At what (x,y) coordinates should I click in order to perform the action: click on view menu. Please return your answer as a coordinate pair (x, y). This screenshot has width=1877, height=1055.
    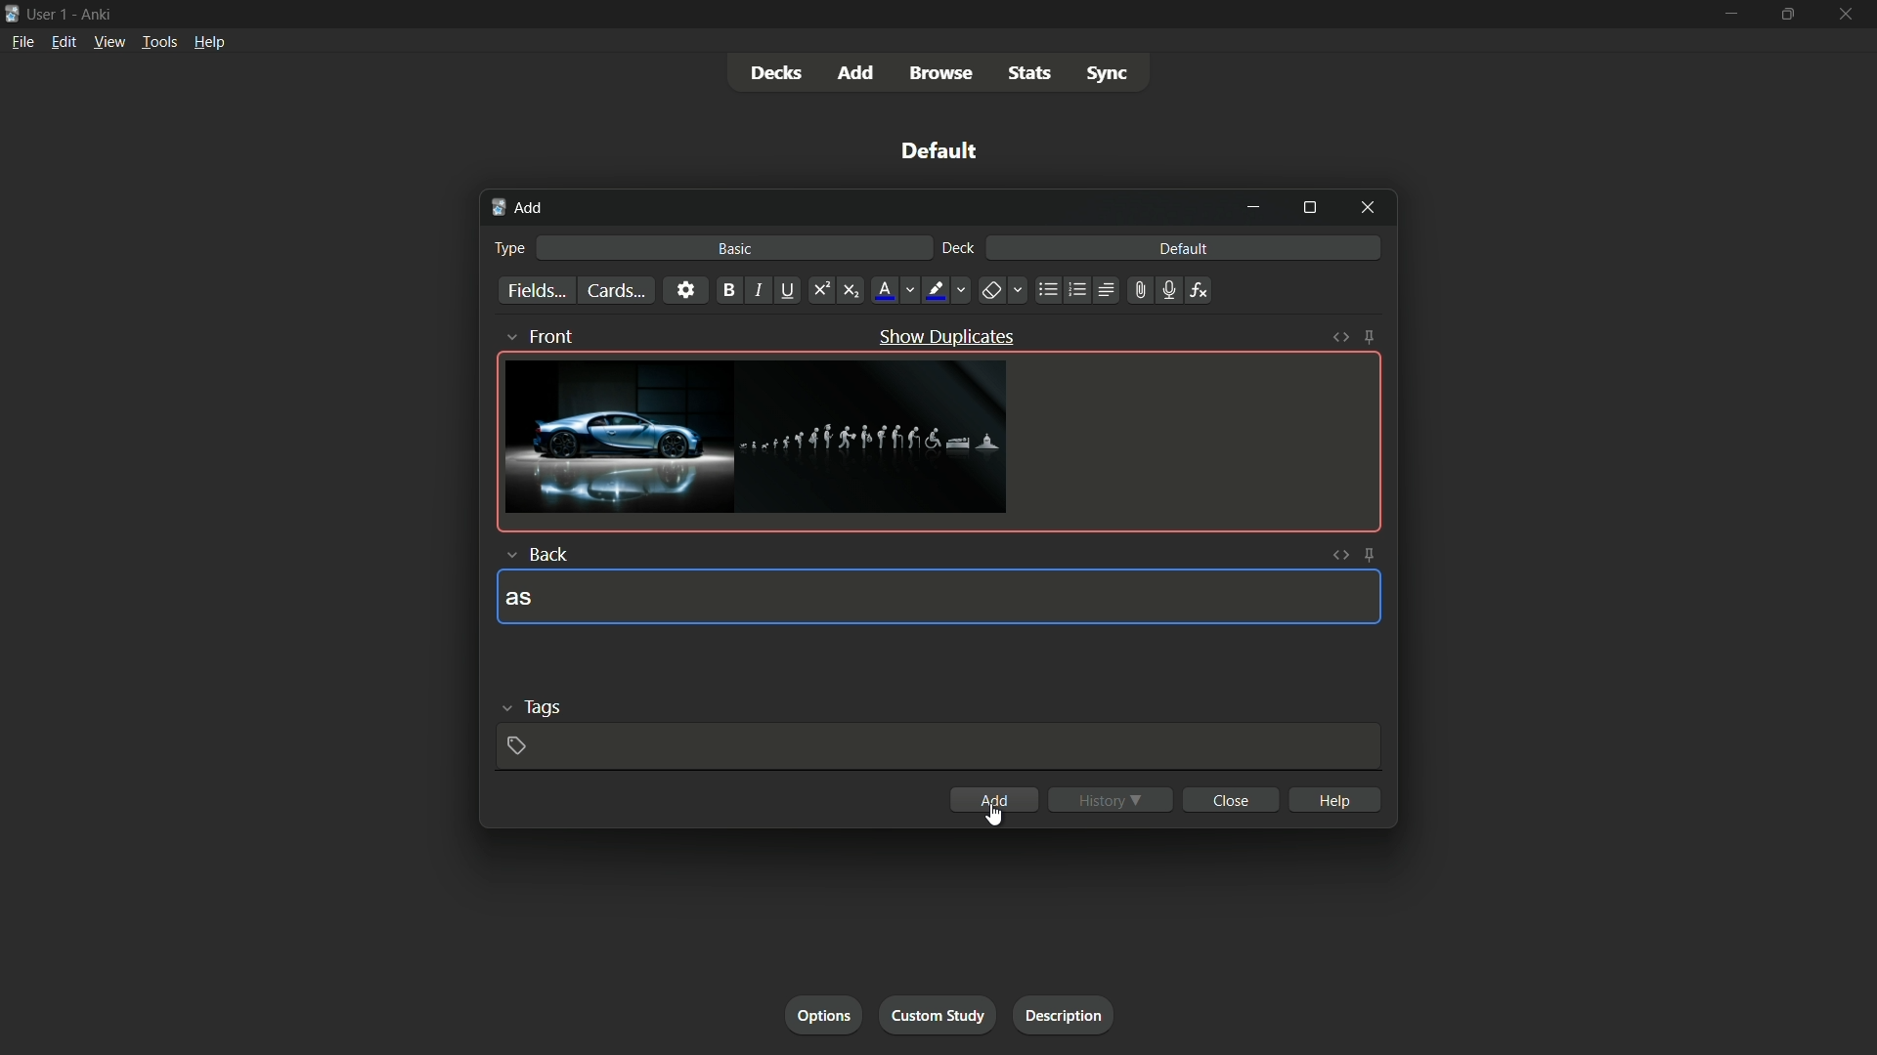
    Looking at the image, I should click on (109, 41).